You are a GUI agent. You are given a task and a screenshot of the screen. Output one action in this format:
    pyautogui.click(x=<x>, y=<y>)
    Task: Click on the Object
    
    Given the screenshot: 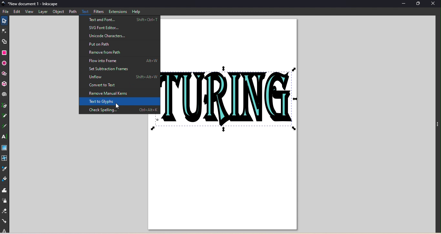 What is the action you would take?
    pyautogui.click(x=58, y=12)
    